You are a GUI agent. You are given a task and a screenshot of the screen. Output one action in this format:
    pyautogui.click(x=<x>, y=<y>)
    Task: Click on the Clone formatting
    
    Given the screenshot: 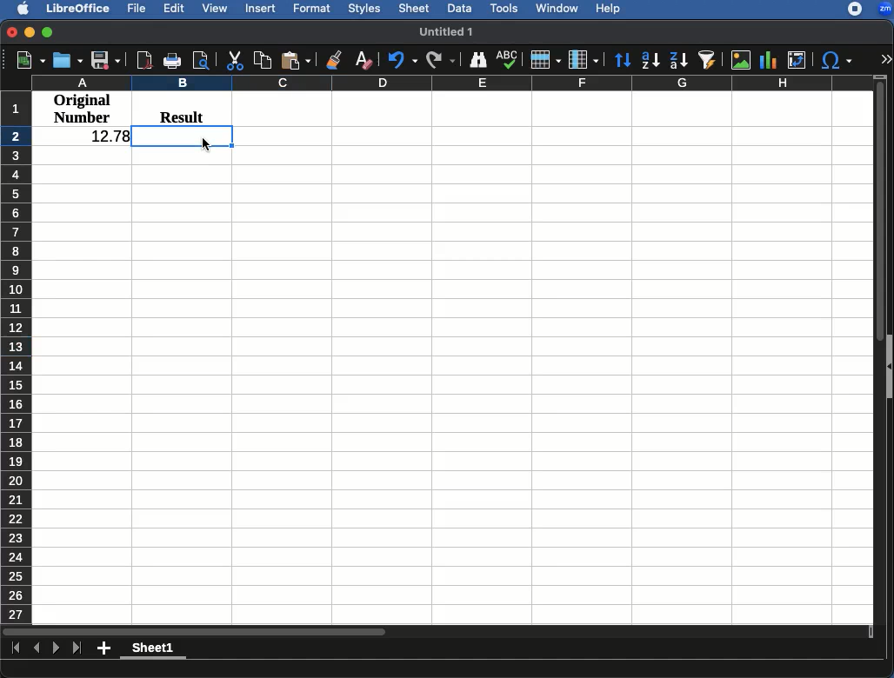 What is the action you would take?
    pyautogui.click(x=332, y=60)
    